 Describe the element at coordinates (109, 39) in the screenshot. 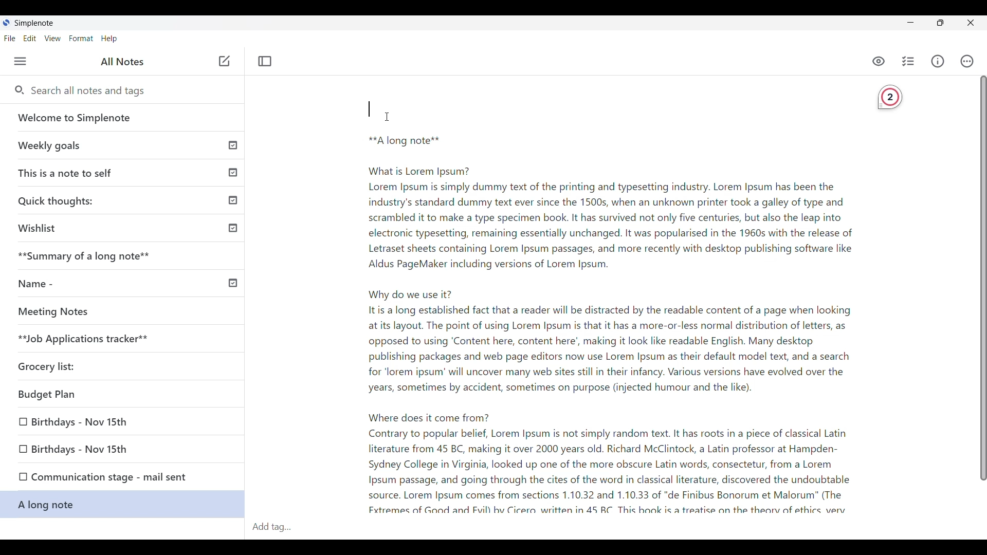

I see `Help` at that location.